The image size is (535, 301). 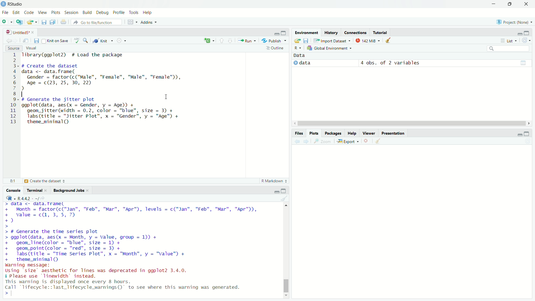 What do you see at coordinates (275, 40) in the screenshot?
I see `publish` at bounding box center [275, 40].